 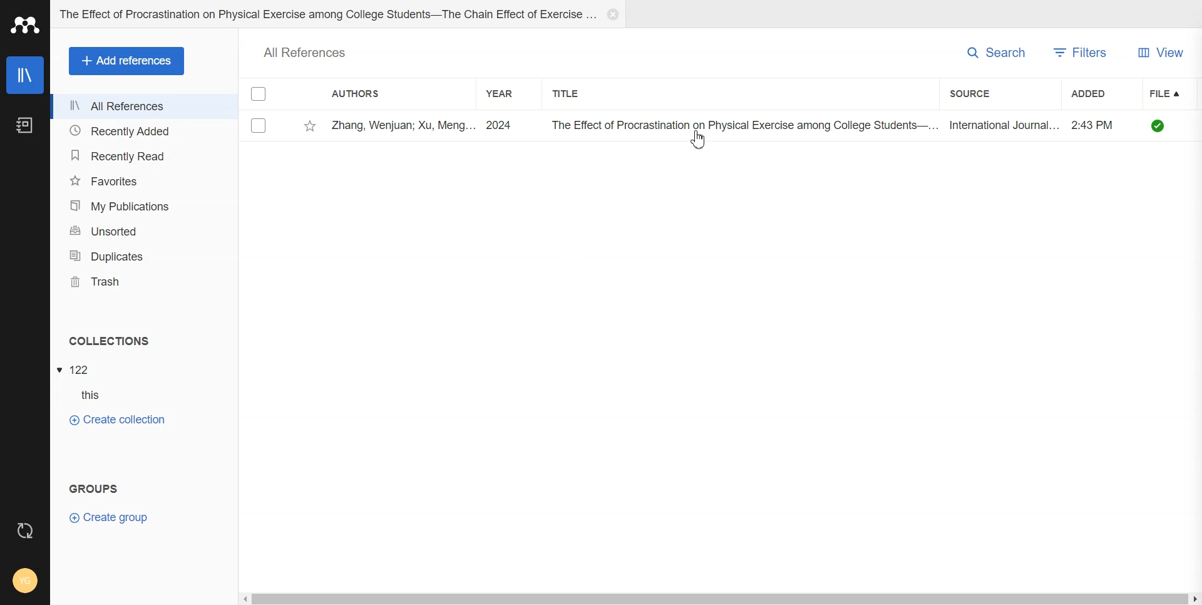 I want to click on Duplicates, so click(x=144, y=255).